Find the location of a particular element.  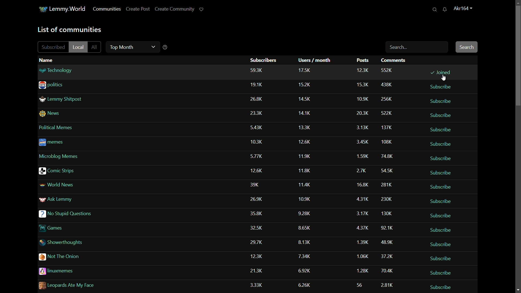

comments is located at coordinates (395, 60).